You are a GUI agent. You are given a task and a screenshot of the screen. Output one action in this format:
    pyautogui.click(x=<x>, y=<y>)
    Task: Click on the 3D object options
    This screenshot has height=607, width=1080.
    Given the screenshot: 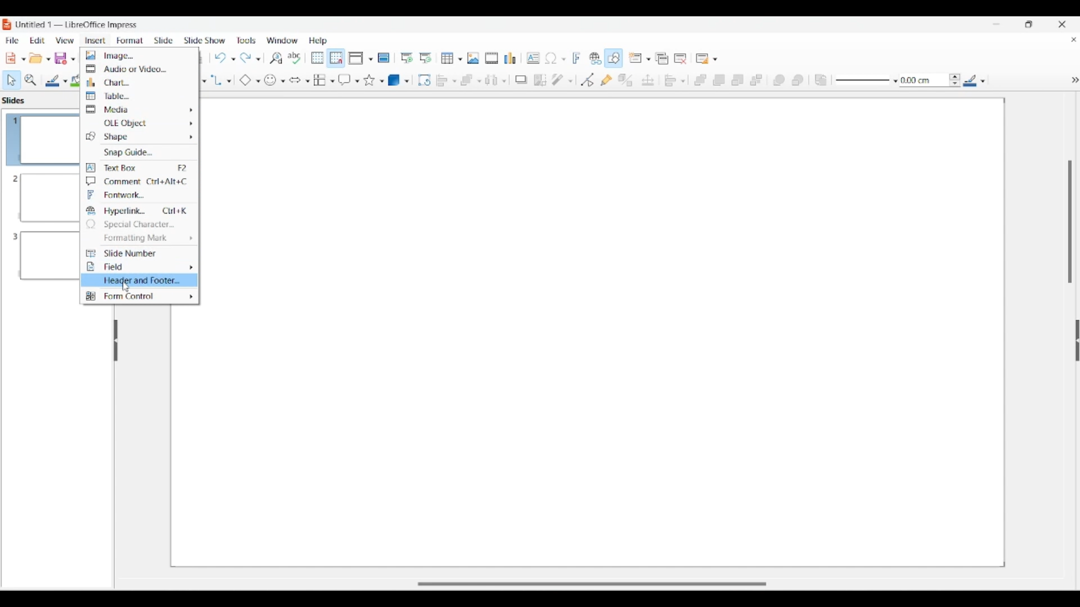 What is the action you would take?
    pyautogui.click(x=398, y=80)
    